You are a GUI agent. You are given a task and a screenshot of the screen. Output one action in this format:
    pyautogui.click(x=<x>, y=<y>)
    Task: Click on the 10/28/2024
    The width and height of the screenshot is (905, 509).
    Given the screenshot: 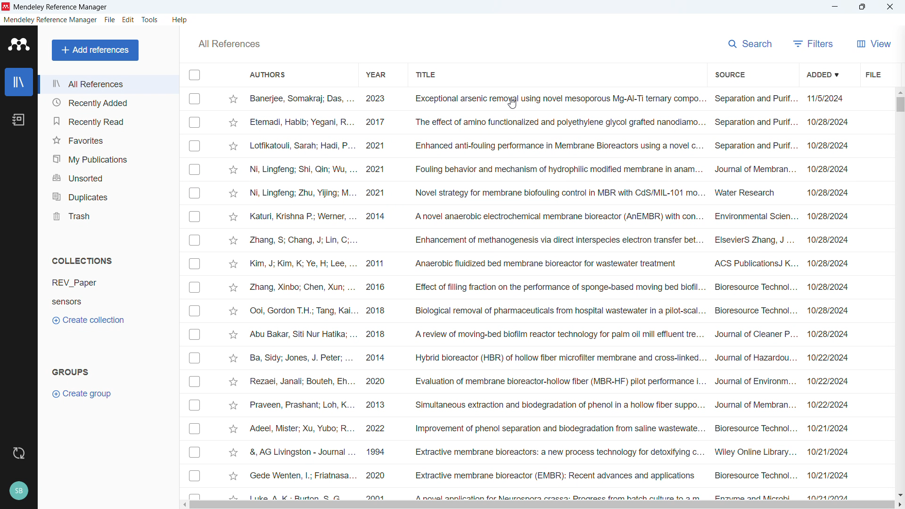 What is the action you would take?
    pyautogui.click(x=838, y=219)
    